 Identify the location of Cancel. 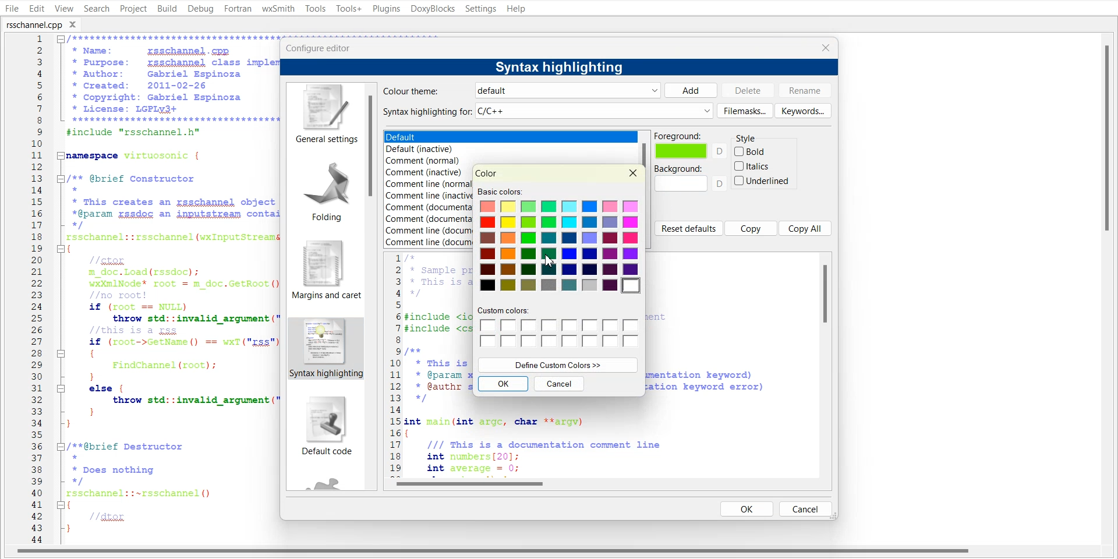
(560, 384).